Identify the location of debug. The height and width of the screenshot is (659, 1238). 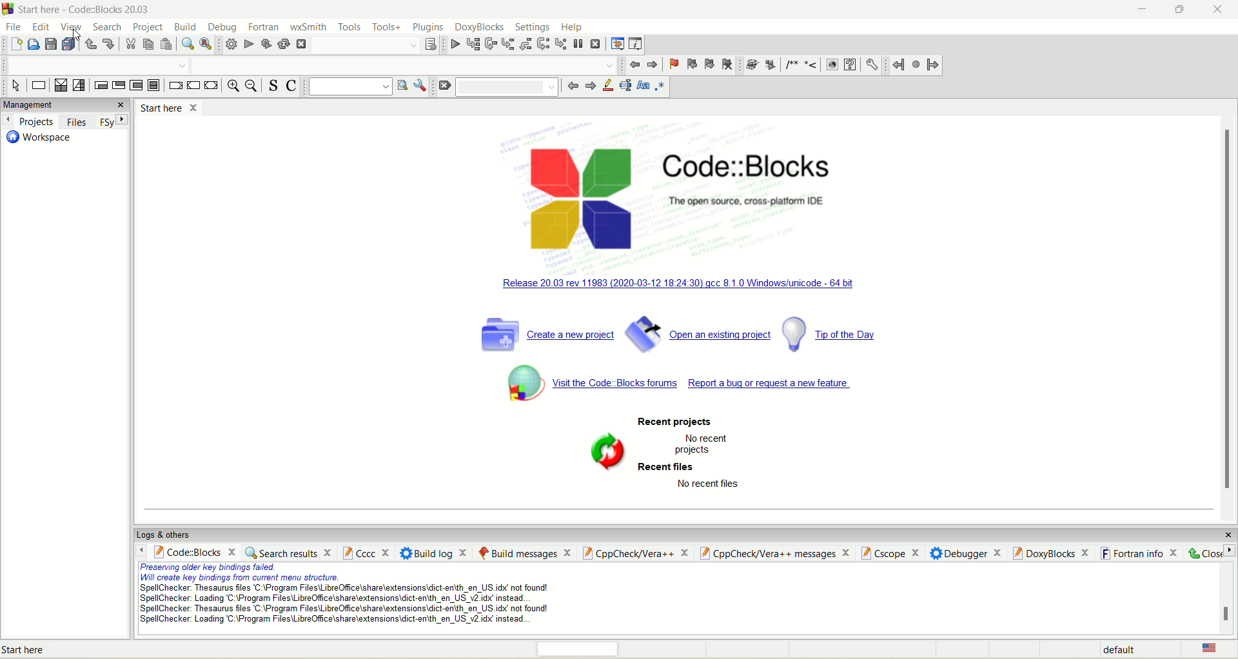
(453, 44).